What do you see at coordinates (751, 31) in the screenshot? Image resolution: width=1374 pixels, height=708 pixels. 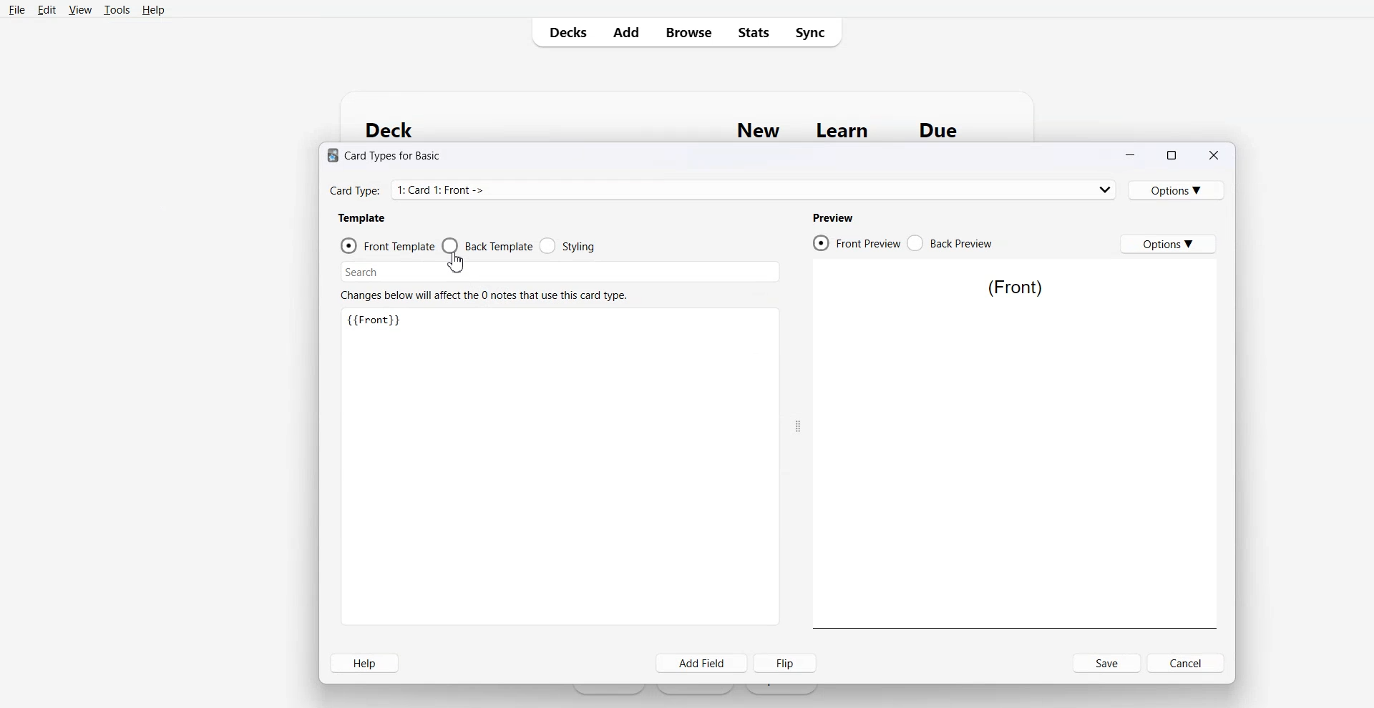 I see `Stats` at bounding box center [751, 31].